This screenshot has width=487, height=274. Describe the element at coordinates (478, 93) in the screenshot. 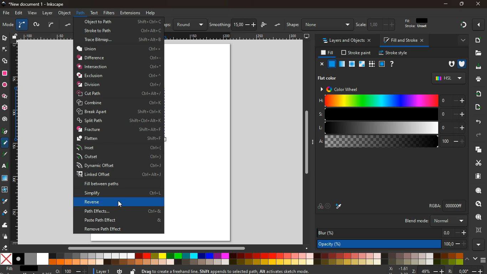

I see `receive` at that location.